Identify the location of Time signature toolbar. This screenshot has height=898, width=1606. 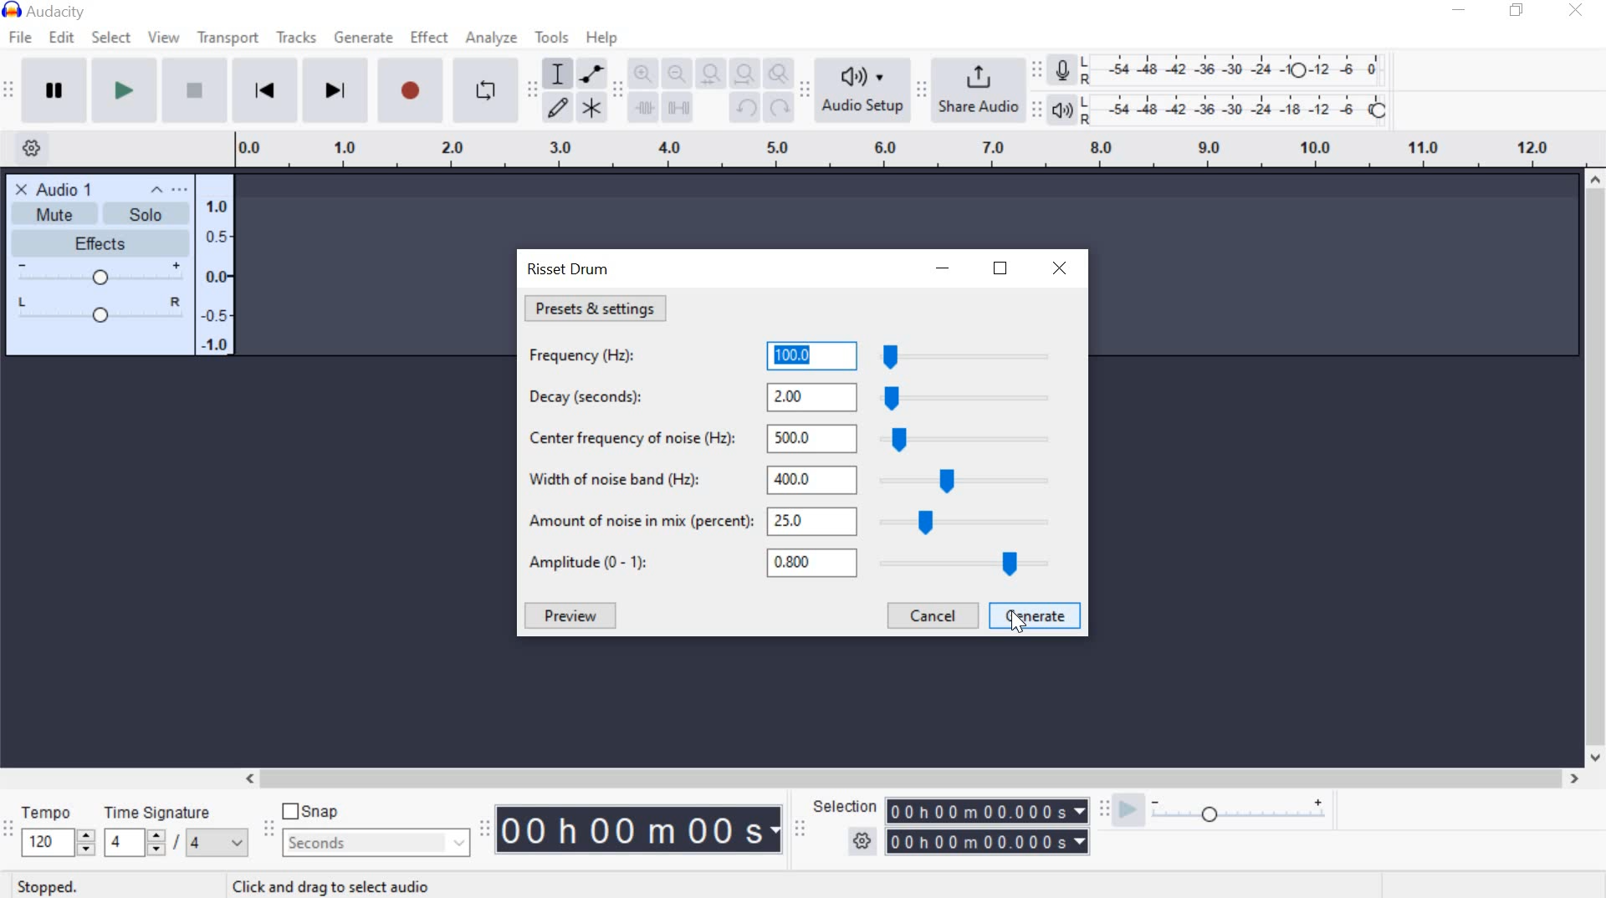
(9, 836).